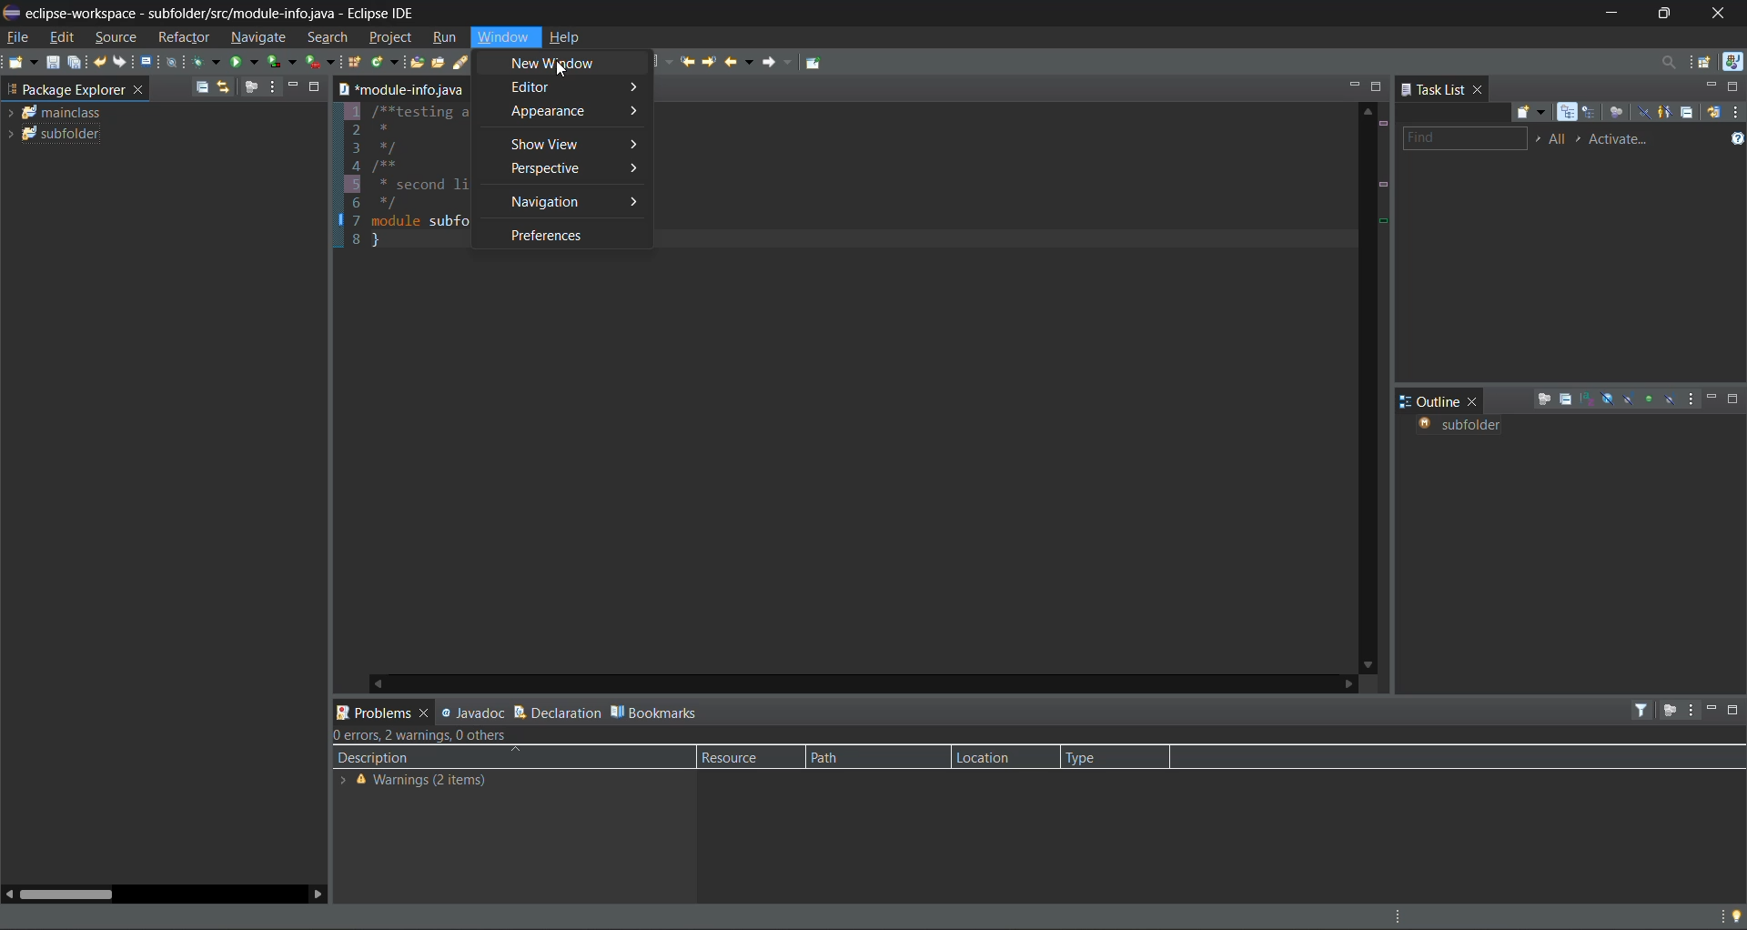  What do you see at coordinates (101, 63) in the screenshot?
I see `undo` at bounding box center [101, 63].